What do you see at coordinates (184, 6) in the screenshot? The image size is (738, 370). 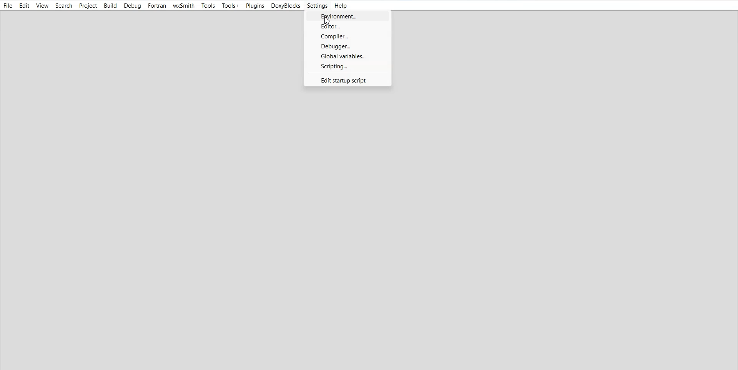 I see `wxSmith` at bounding box center [184, 6].